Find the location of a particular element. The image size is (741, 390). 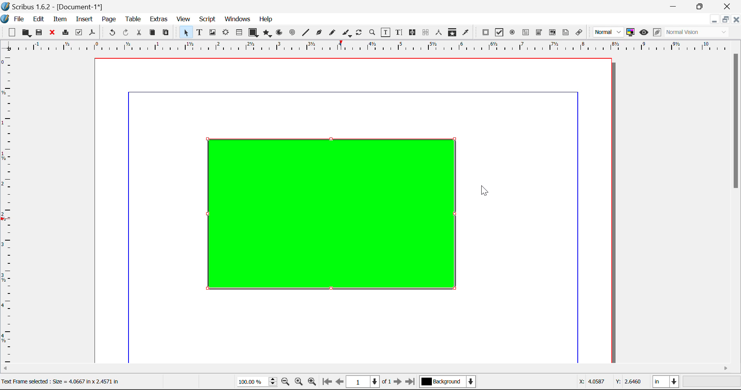

Edit in Preview Mode is located at coordinates (657, 33).